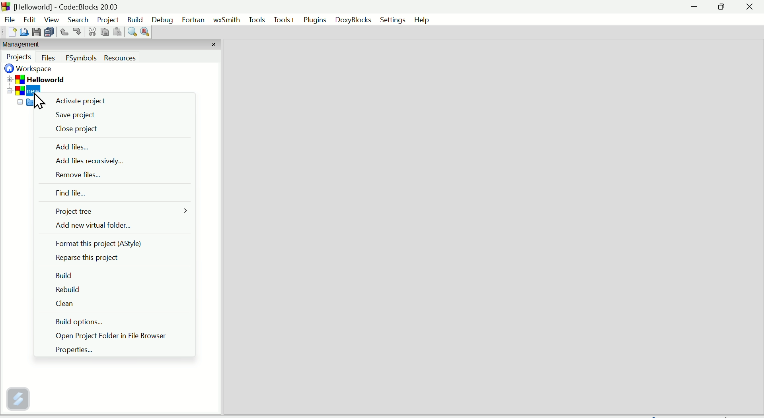 The image size is (764, 418). What do you see at coordinates (37, 45) in the screenshot?
I see `Management` at bounding box center [37, 45].